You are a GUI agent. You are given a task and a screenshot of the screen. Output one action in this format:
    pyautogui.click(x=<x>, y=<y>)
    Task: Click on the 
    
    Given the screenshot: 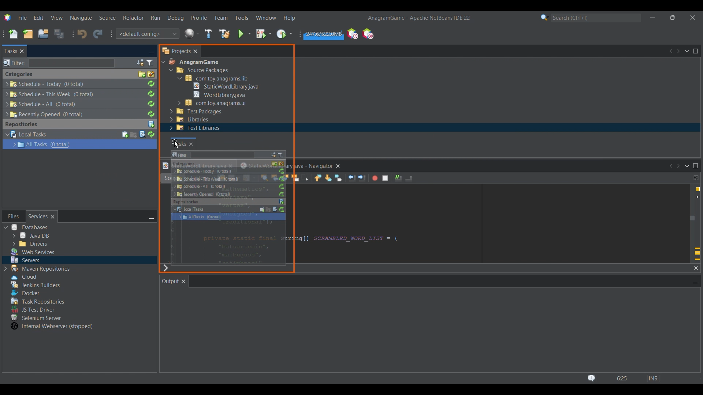 What is the action you would take?
    pyautogui.click(x=297, y=241)
    